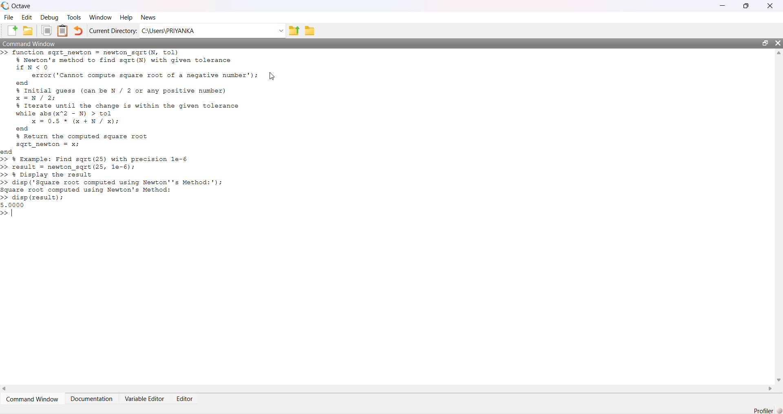 This screenshot has width=783, height=414. Describe the element at coordinates (721, 6) in the screenshot. I see `Minimize` at that location.